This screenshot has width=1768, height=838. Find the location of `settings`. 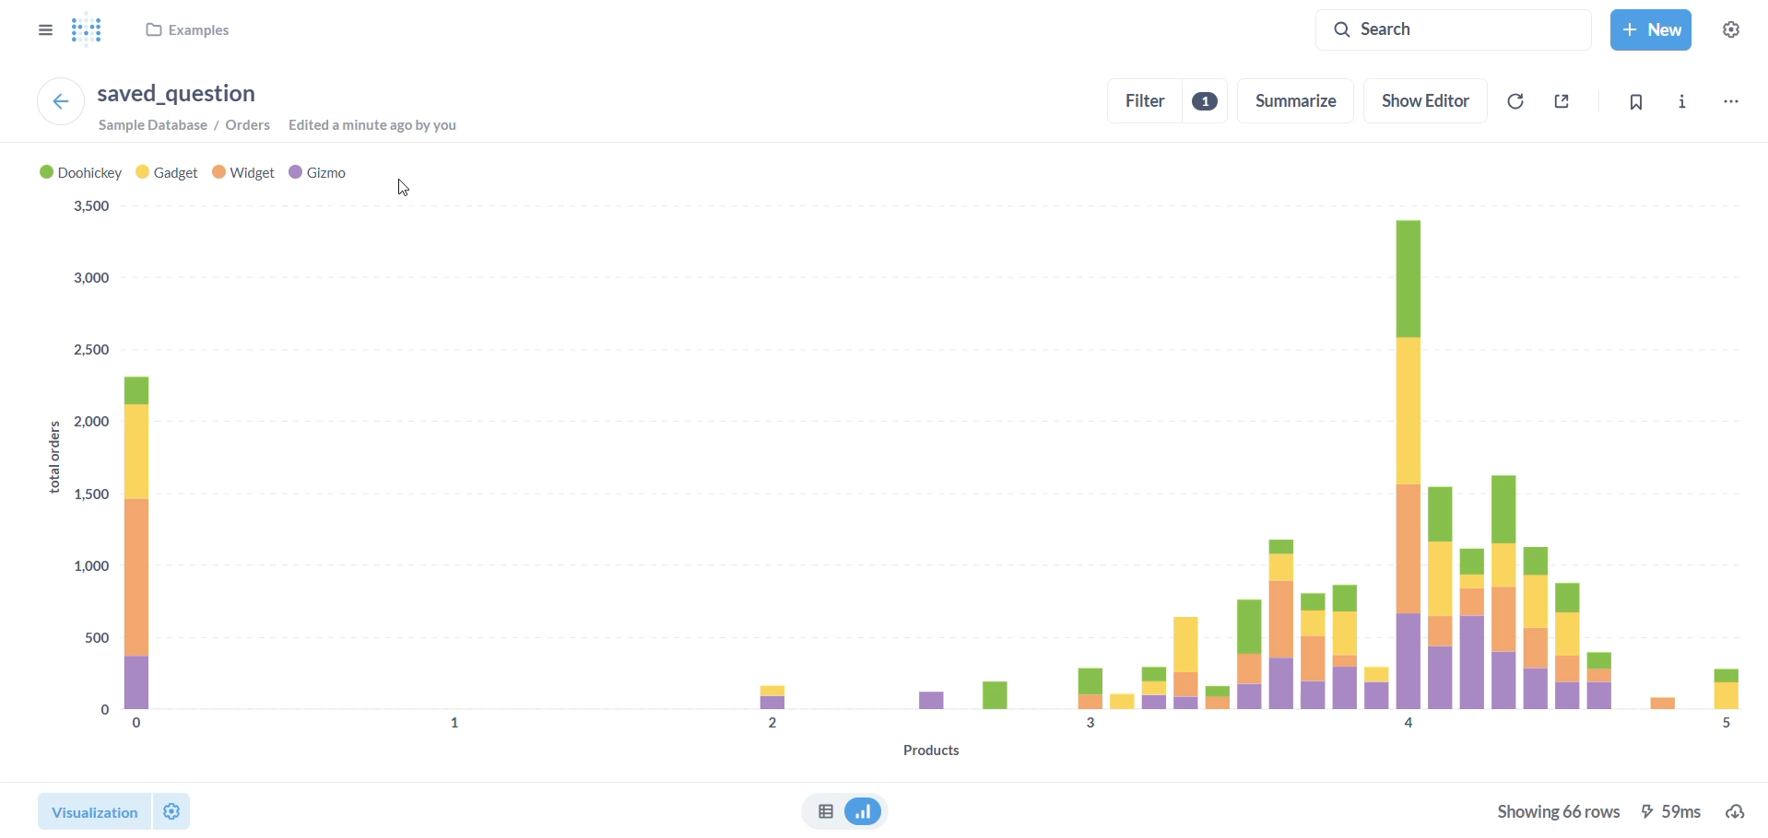

settings is located at coordinates (1740, 26).